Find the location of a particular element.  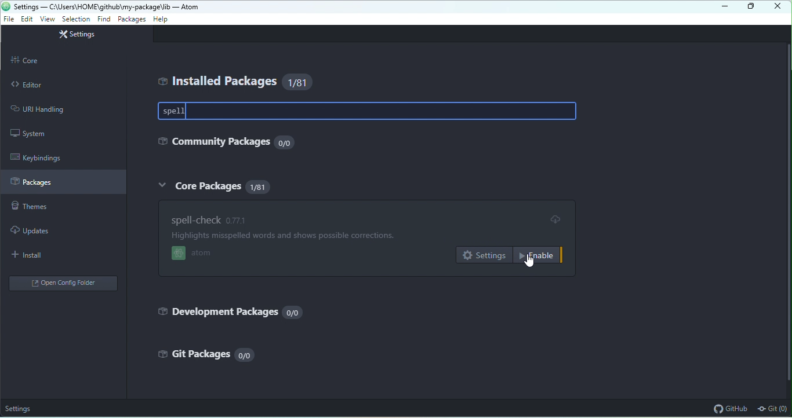

Highlights misspelled words and shows possible corrections. is located at coordinates (292, 237).